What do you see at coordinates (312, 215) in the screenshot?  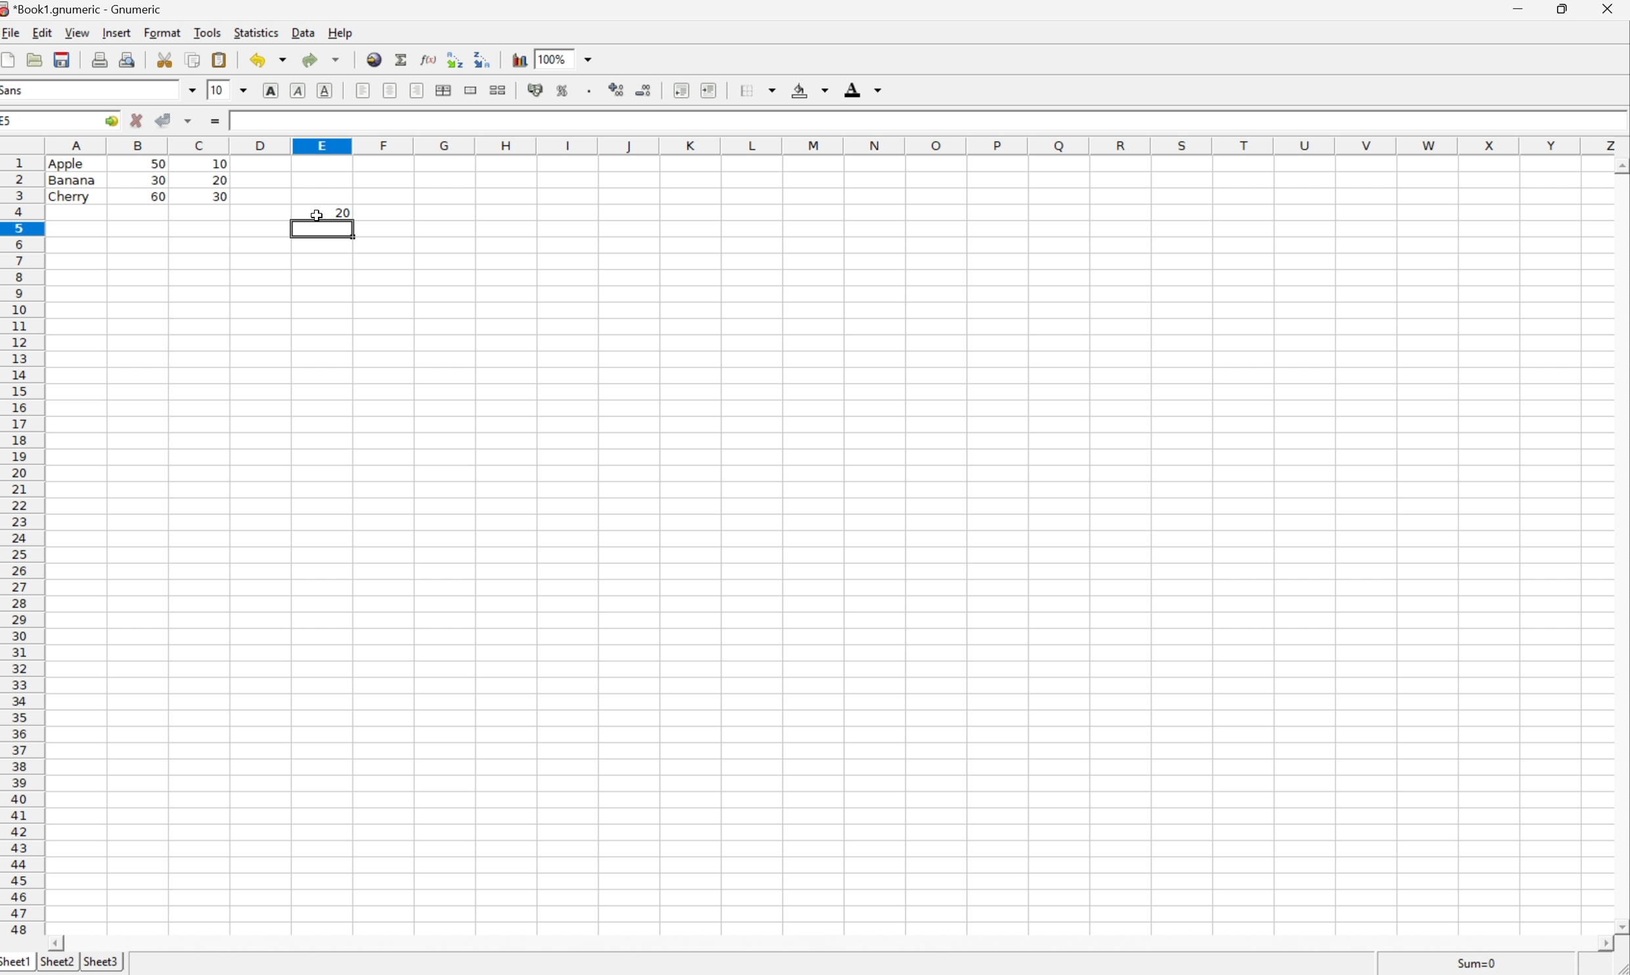 I see `cursor` at bounding box center [312, 215].